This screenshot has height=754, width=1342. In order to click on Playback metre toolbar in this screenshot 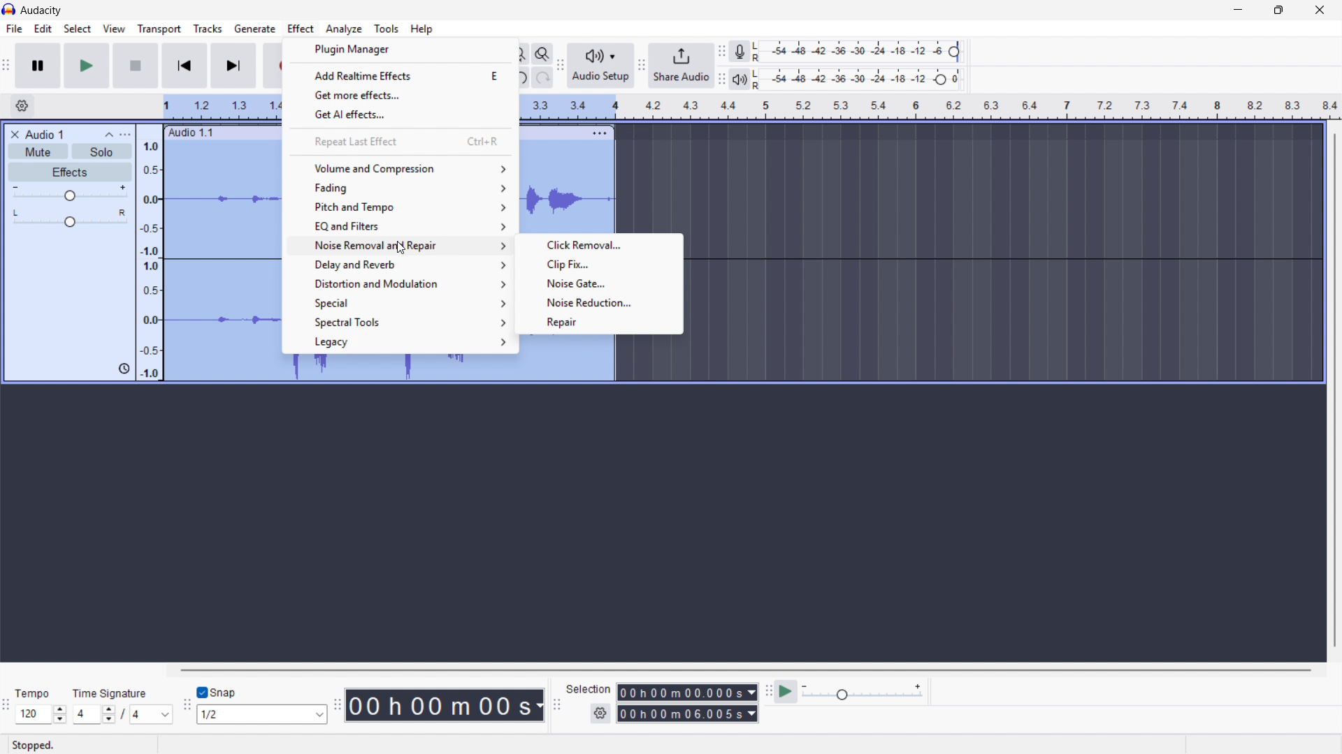, I will do `click(721, 79)`.